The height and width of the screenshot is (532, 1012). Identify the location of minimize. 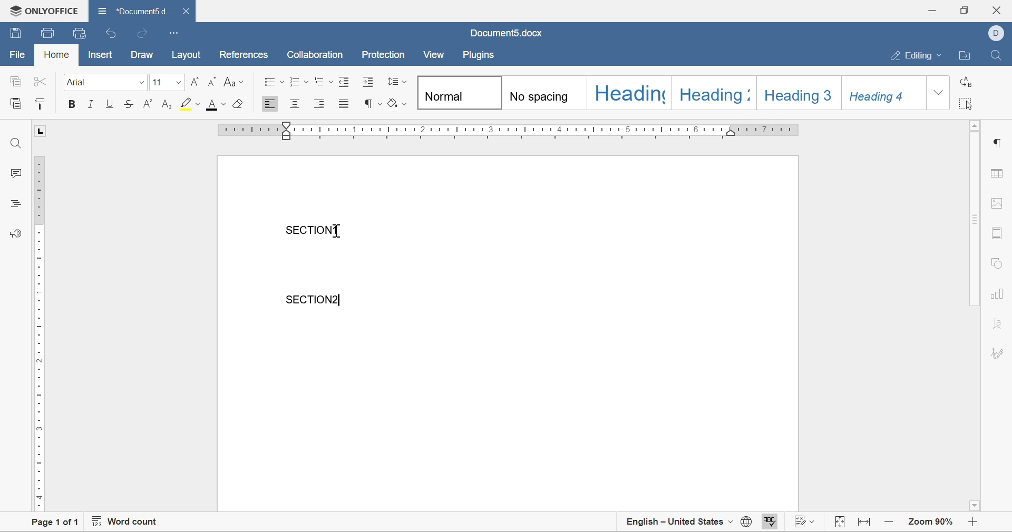
(935, 9).